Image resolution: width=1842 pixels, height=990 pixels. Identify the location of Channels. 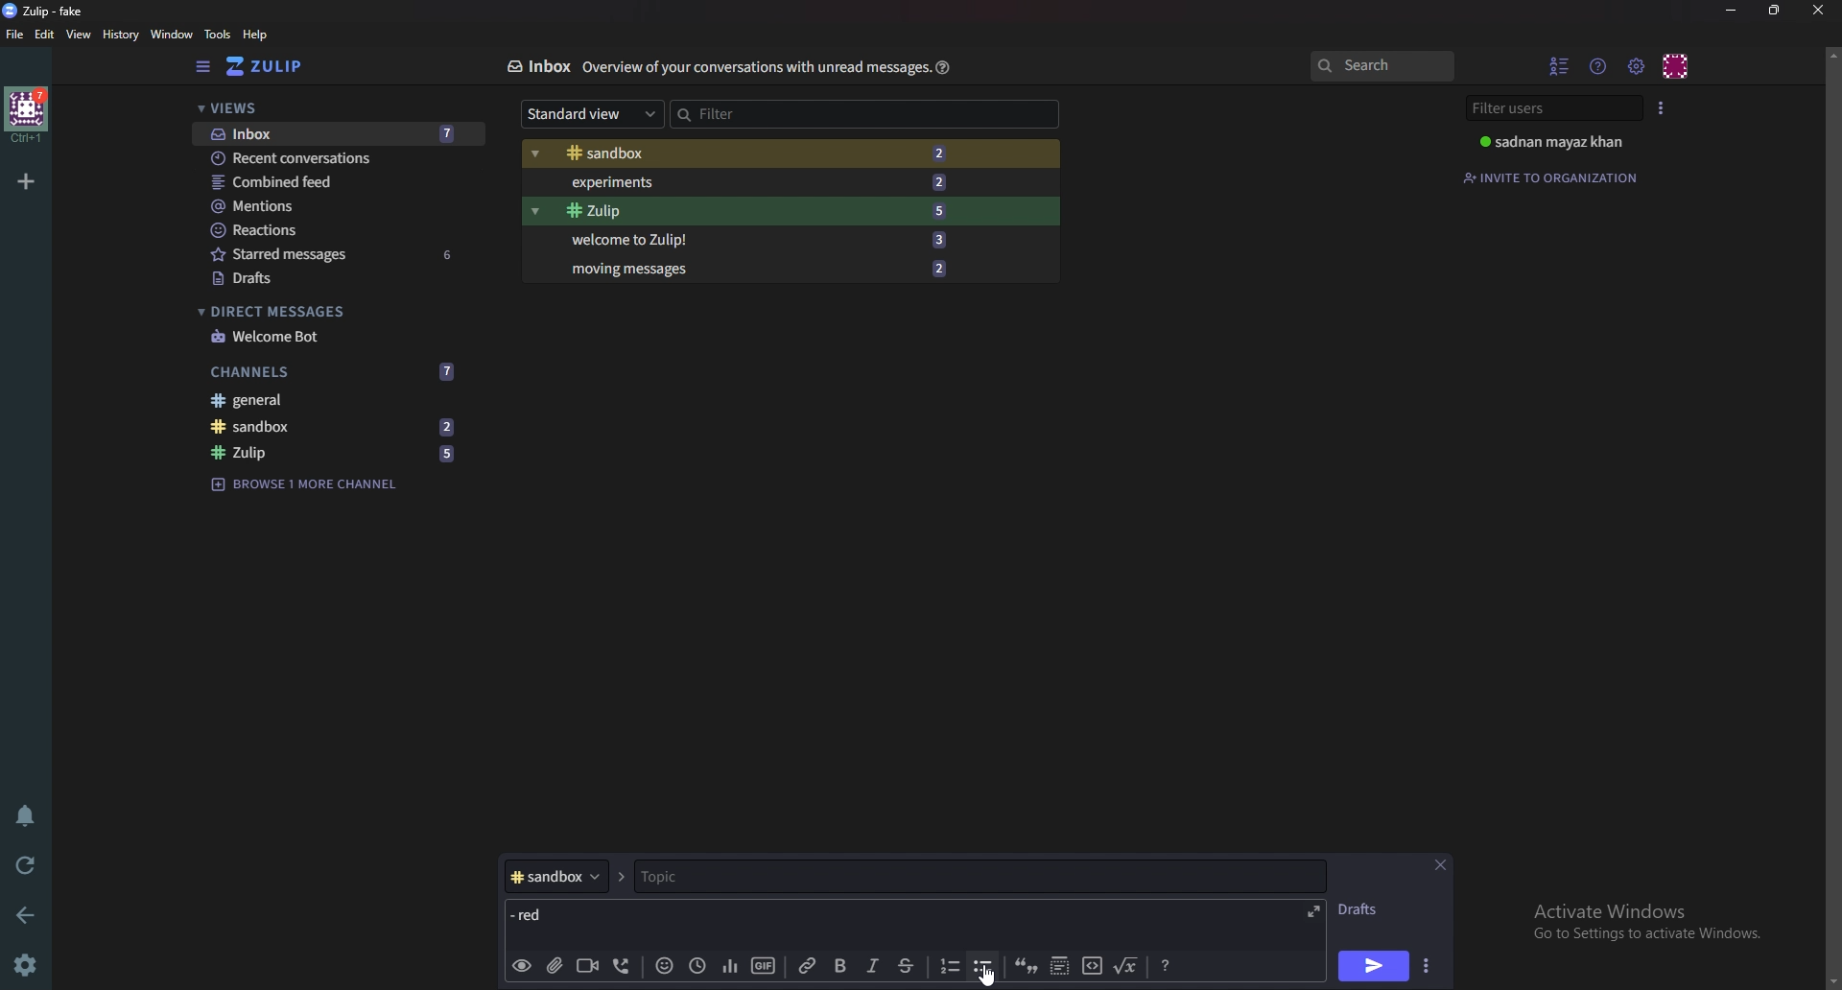
(334, 372).